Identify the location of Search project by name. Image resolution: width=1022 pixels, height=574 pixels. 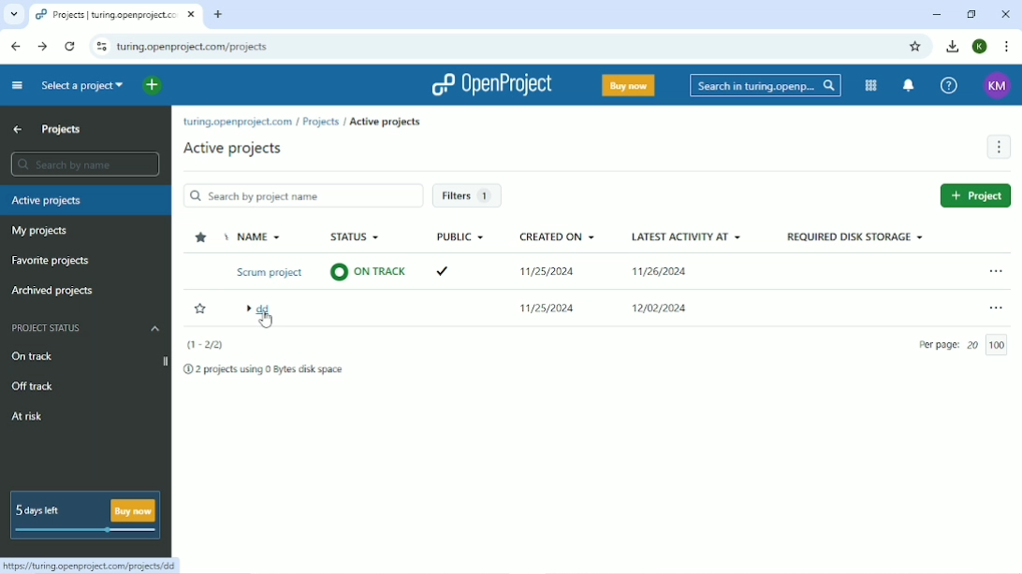
(303, 196).